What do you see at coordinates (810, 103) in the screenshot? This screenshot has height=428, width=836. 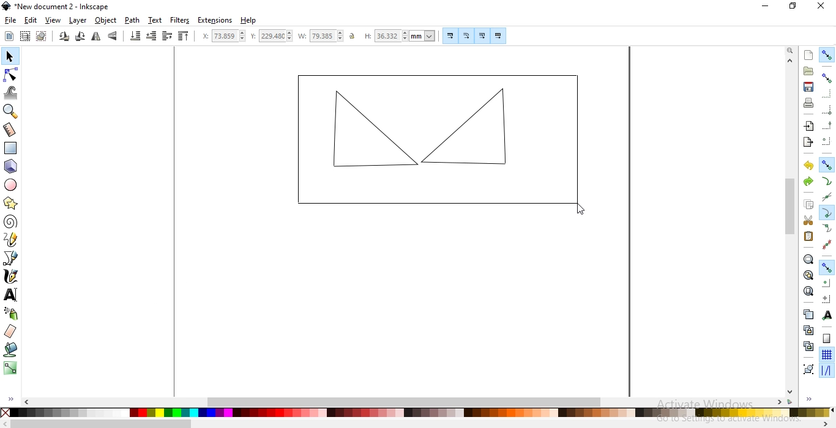 I see `print document` at bounding box center [810, 103].